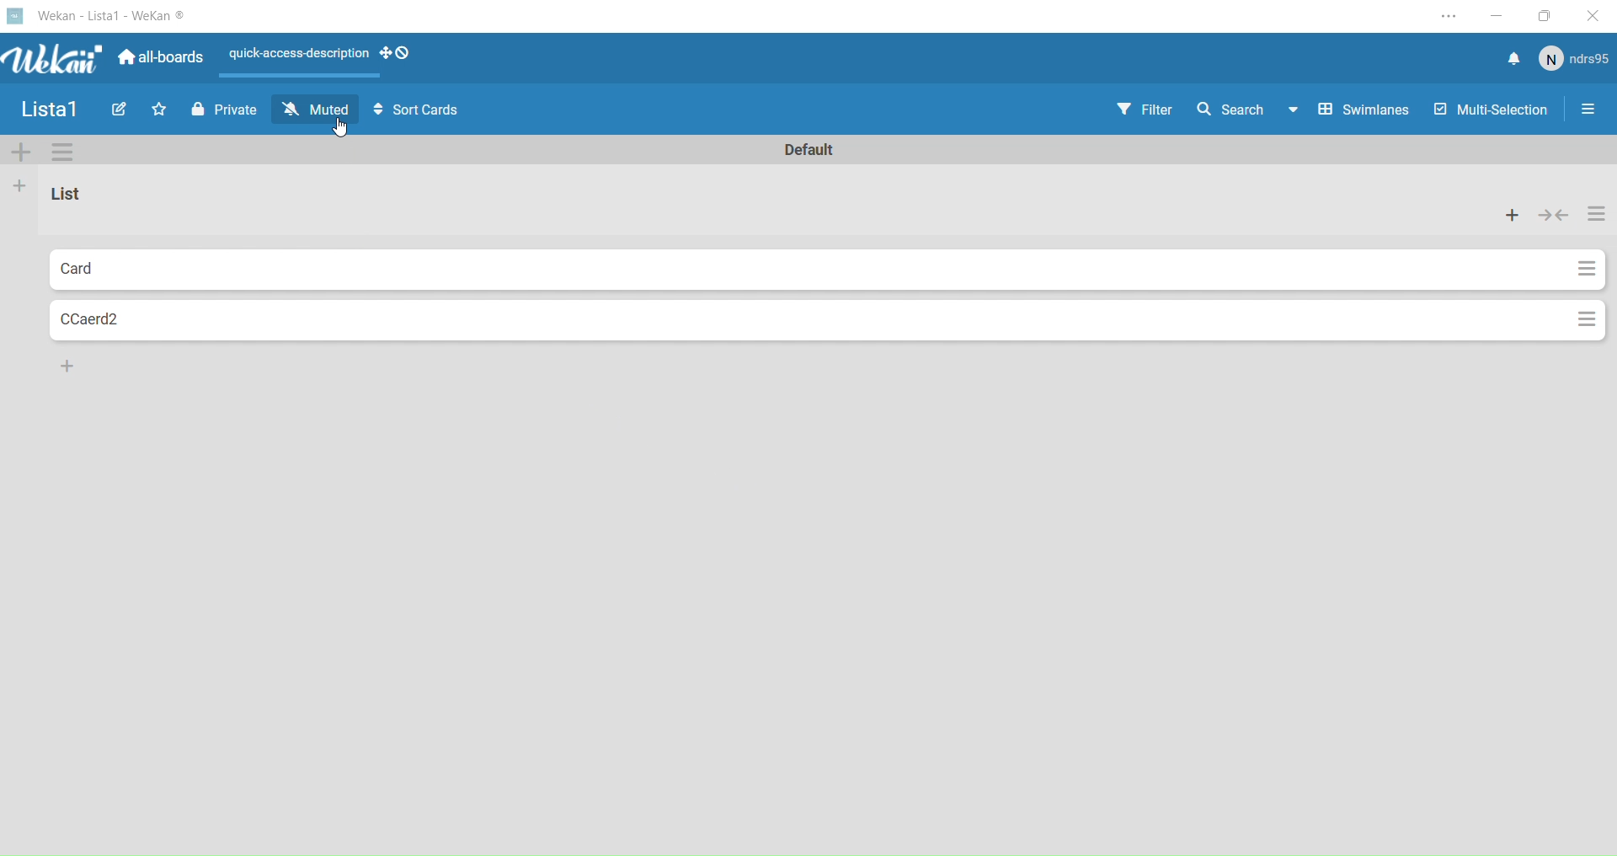 This screenshot has height=856, width=1617. I want to click on Sort Cards, so click(416, 110).